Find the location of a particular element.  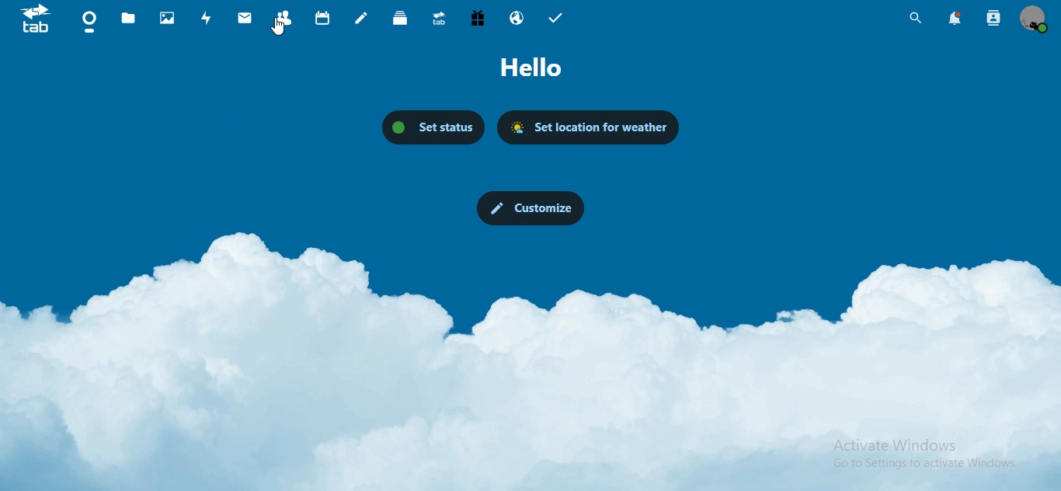

photos is located at coordinates (169, 17).